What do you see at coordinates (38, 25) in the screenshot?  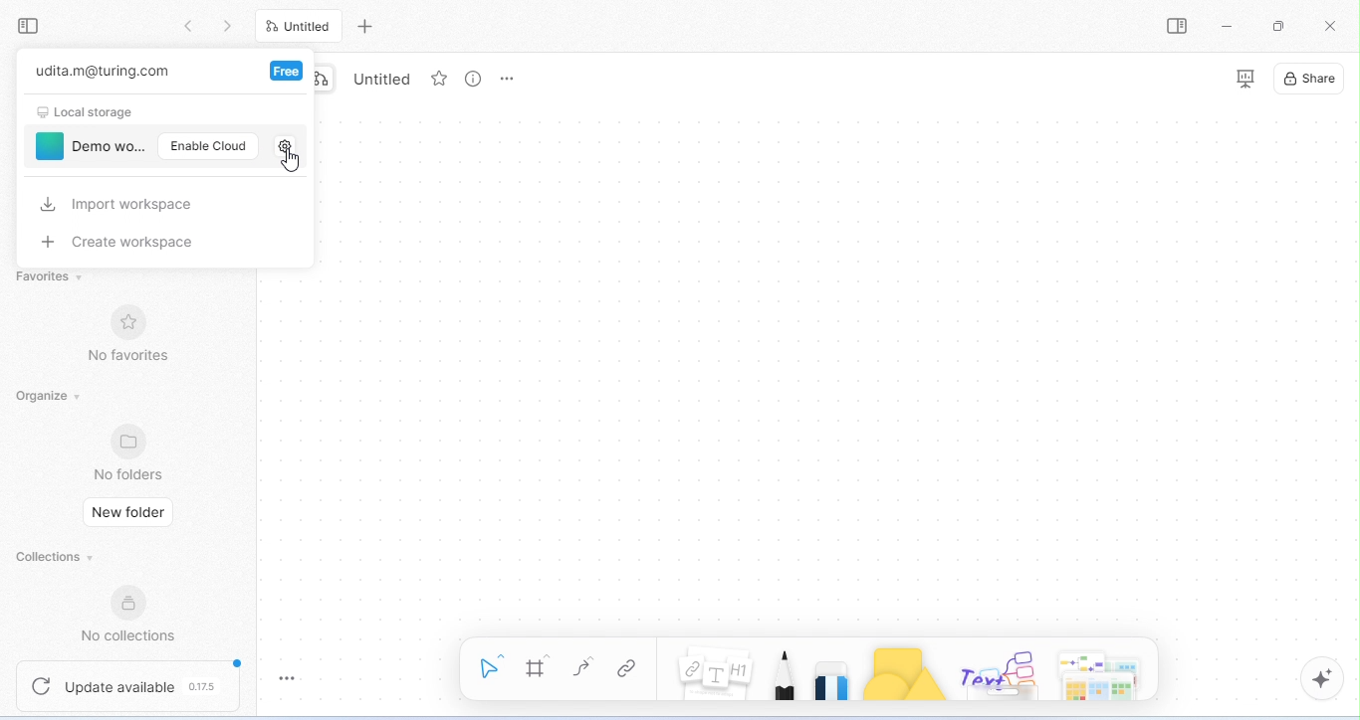 I see `collapse side bar` at bounding box center [38, 25].